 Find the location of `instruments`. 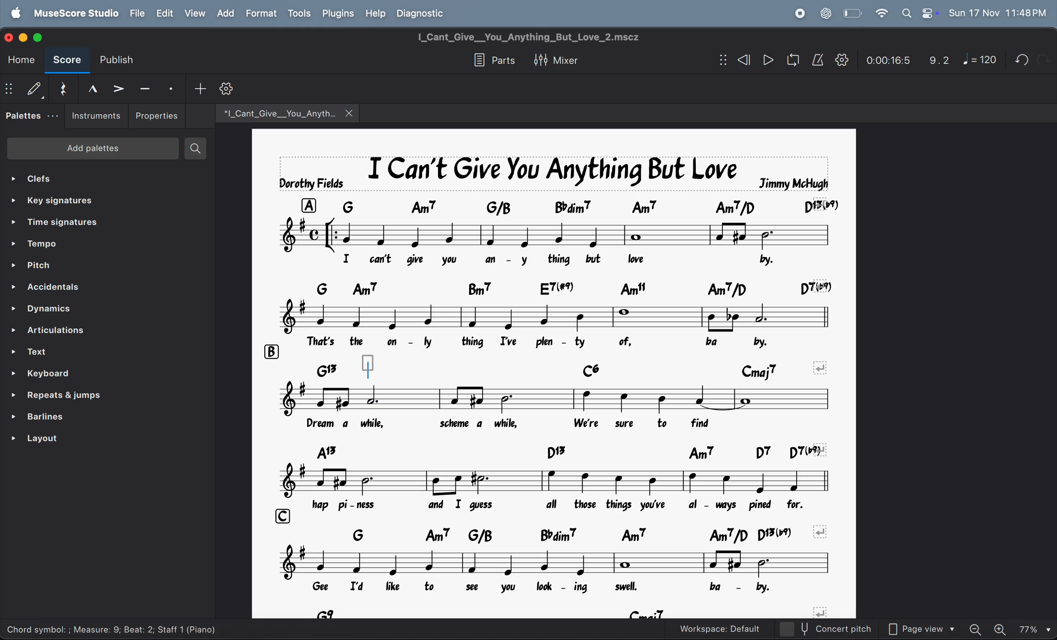

instruments is located at coordinates (97, 117).